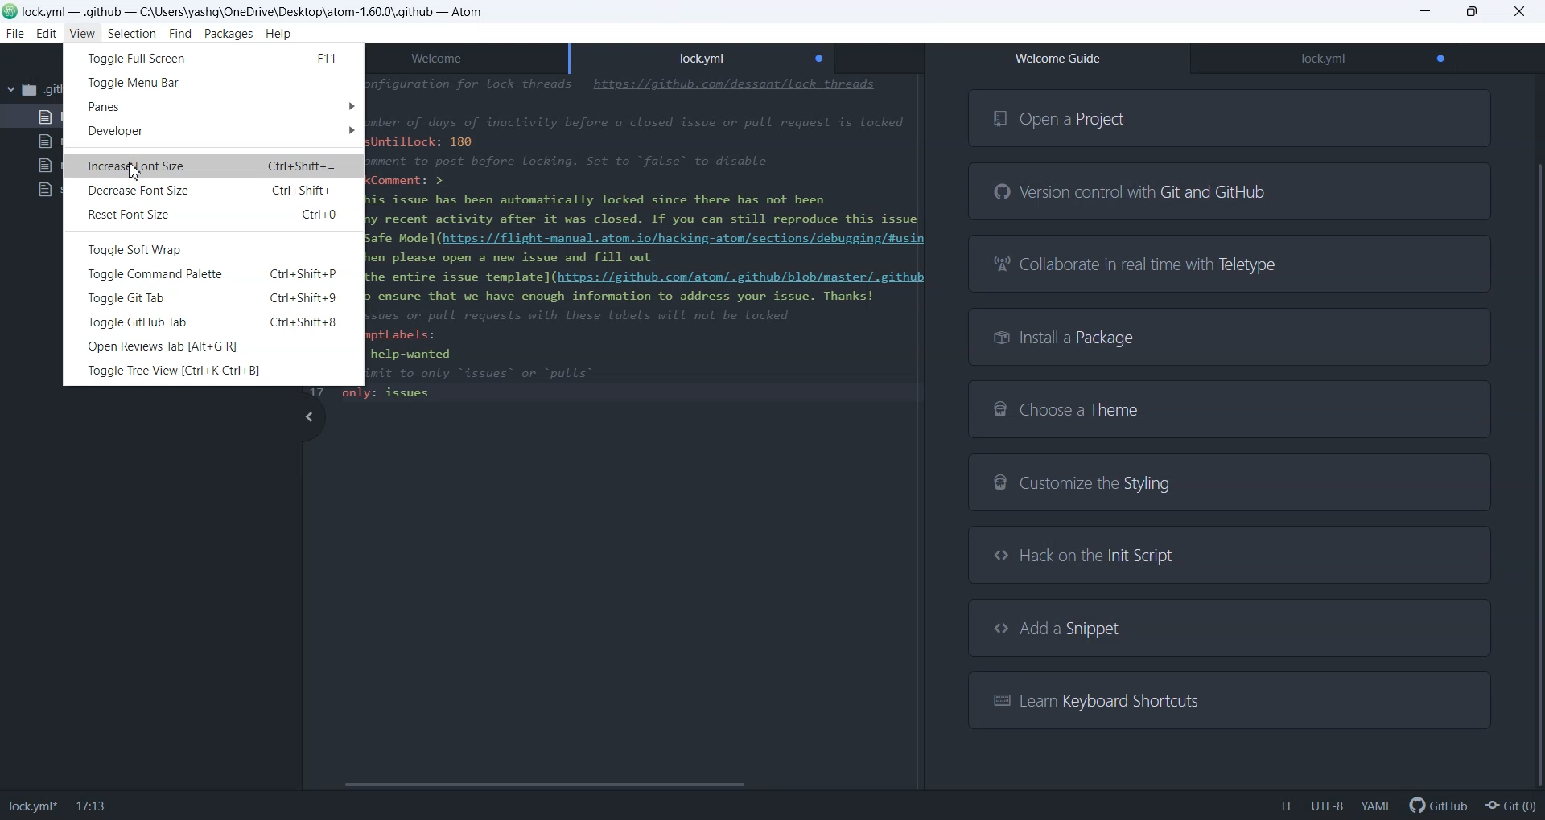 The height and width of the screenshot is (820, 1545). Describe the element at coordinates (1375, 806) in the screenshot. I see `YAML` at that location.